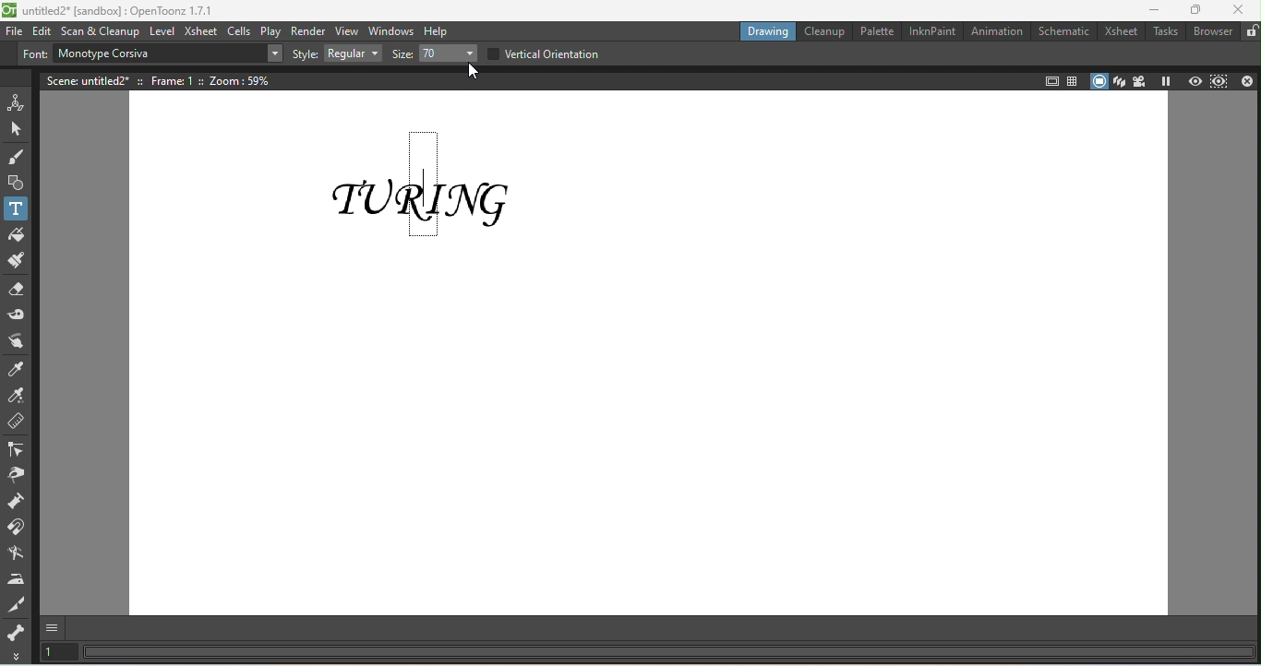 The width and height of the screenshot is (1261, 666). What do you see at coordinates (307, 30) in the screenshot?
I see `Render` at bounding box center [307, 30].